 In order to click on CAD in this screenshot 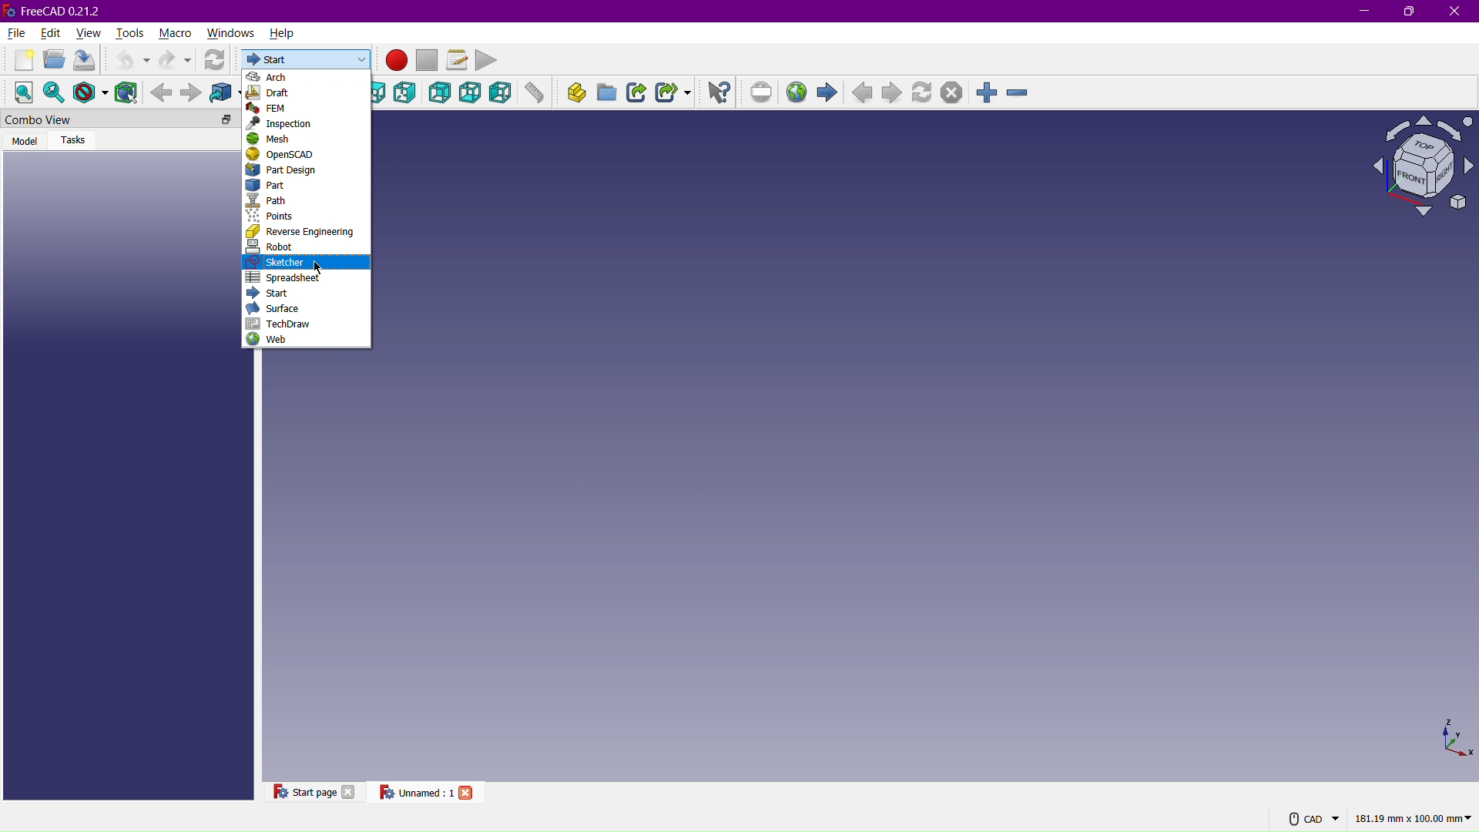, I will do `click(1316, 819)`.